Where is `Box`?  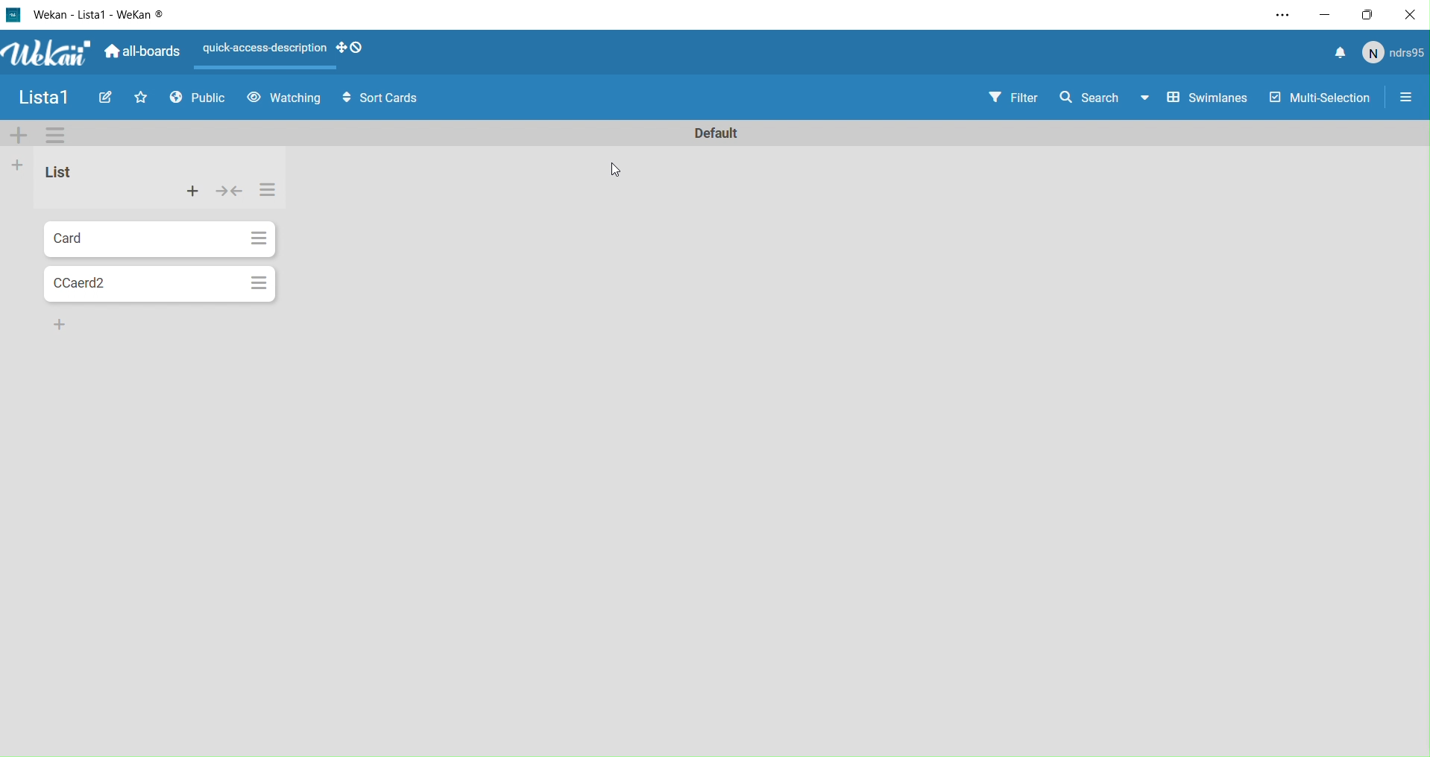
Box is located at coordinates (1370, 13).